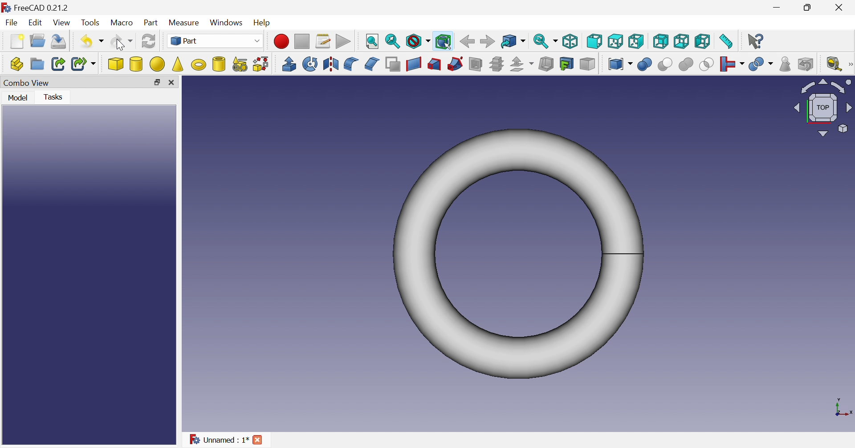 This screenshot has width=855, height=448. What do you see at coordinates (644, 66) in the screenshot?
I see `Boolean` at bounding box center [644, 66].